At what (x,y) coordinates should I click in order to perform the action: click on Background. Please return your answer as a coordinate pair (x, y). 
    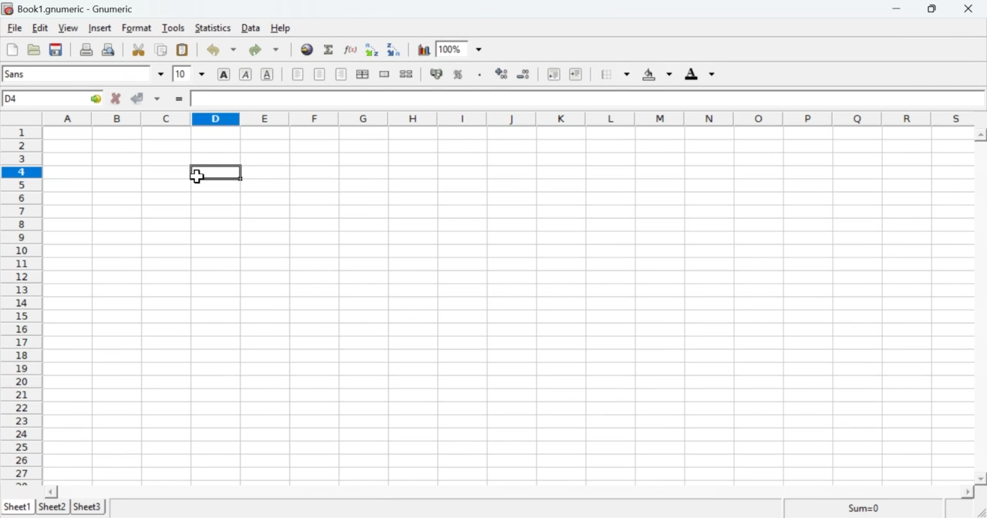
    Looking at the image, I should click on (656, 76).